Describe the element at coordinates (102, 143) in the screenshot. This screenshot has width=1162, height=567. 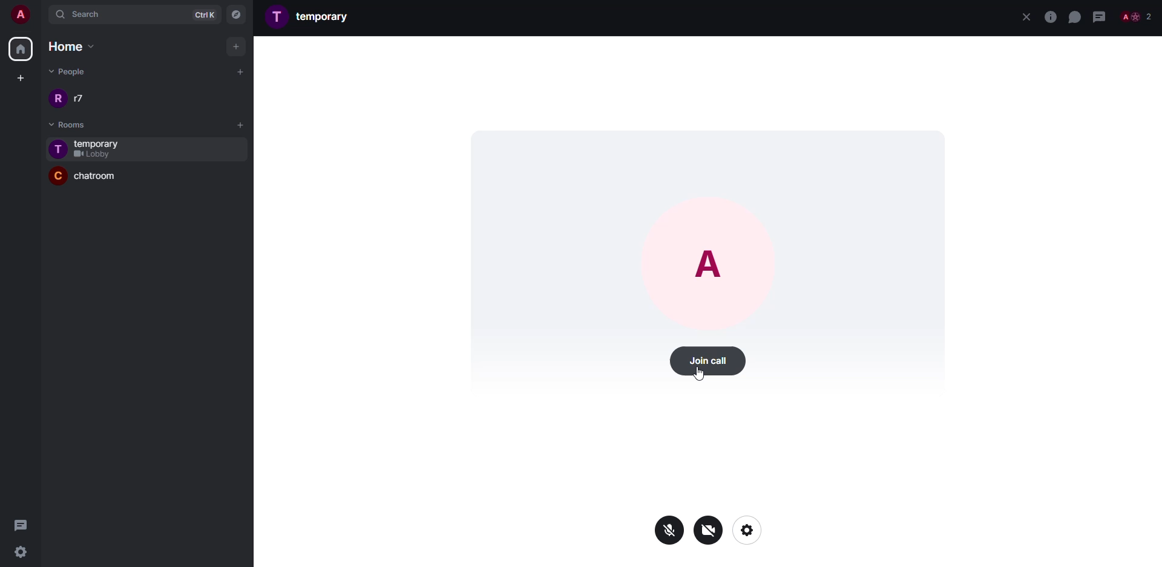
I see `room` at that location.